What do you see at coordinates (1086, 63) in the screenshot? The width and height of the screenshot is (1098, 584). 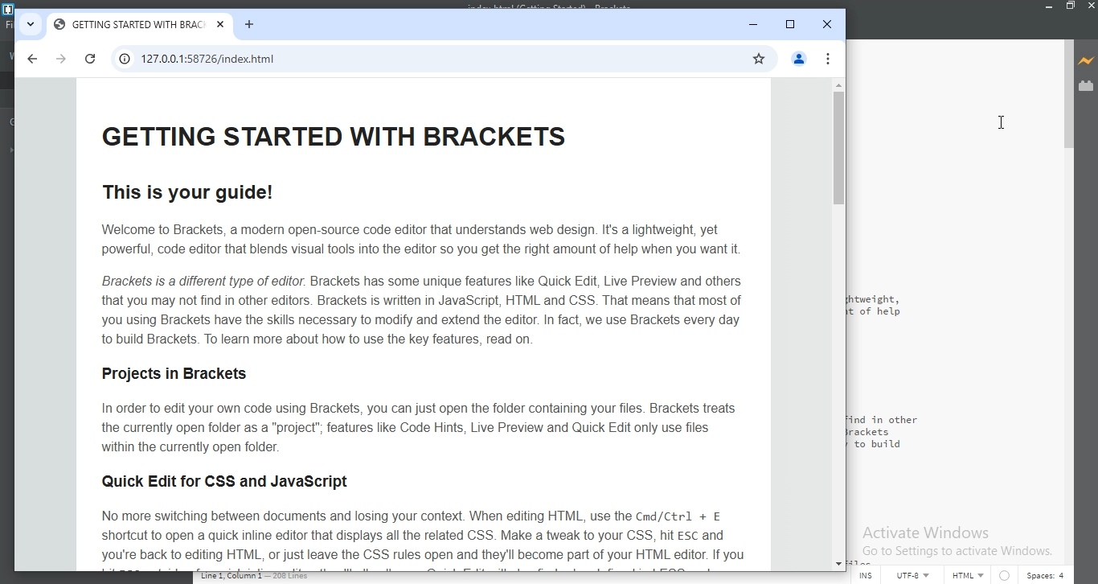 I see `live preview` at bounding box center [1086, 63].